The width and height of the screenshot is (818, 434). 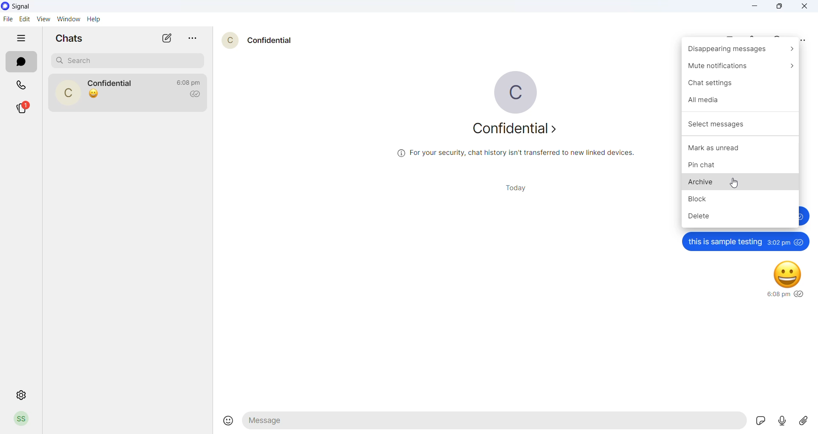 What do you see at coordinates (20, 419) in the screenshot?
I see `profile picture` at bounding box center [20, 419].